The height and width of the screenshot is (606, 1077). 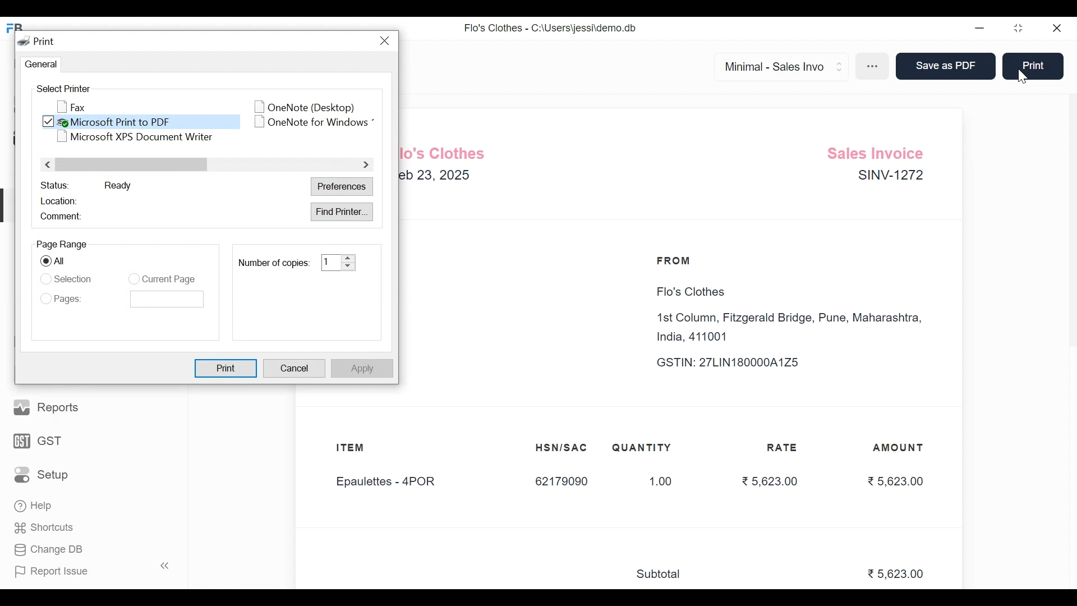 I want to click on Flo's Clothes - C:\Users\jessi\demo.db, so click(x=550, y=27).